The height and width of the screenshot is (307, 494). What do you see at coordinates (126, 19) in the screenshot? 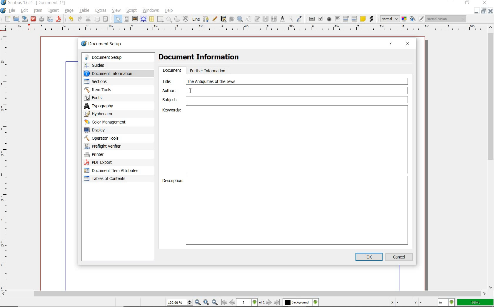
I see `text frame` at bounding box center [126, 19].